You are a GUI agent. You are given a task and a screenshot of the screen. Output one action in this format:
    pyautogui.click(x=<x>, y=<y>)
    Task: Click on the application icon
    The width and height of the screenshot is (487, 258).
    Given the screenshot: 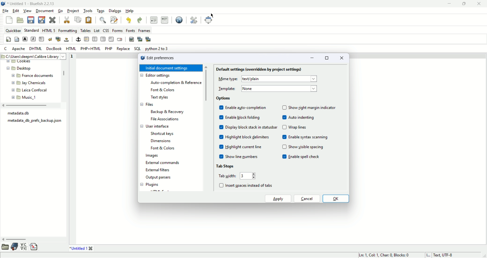 What is the action you would take?
    pyautogui.click(x=3, y=3)
    